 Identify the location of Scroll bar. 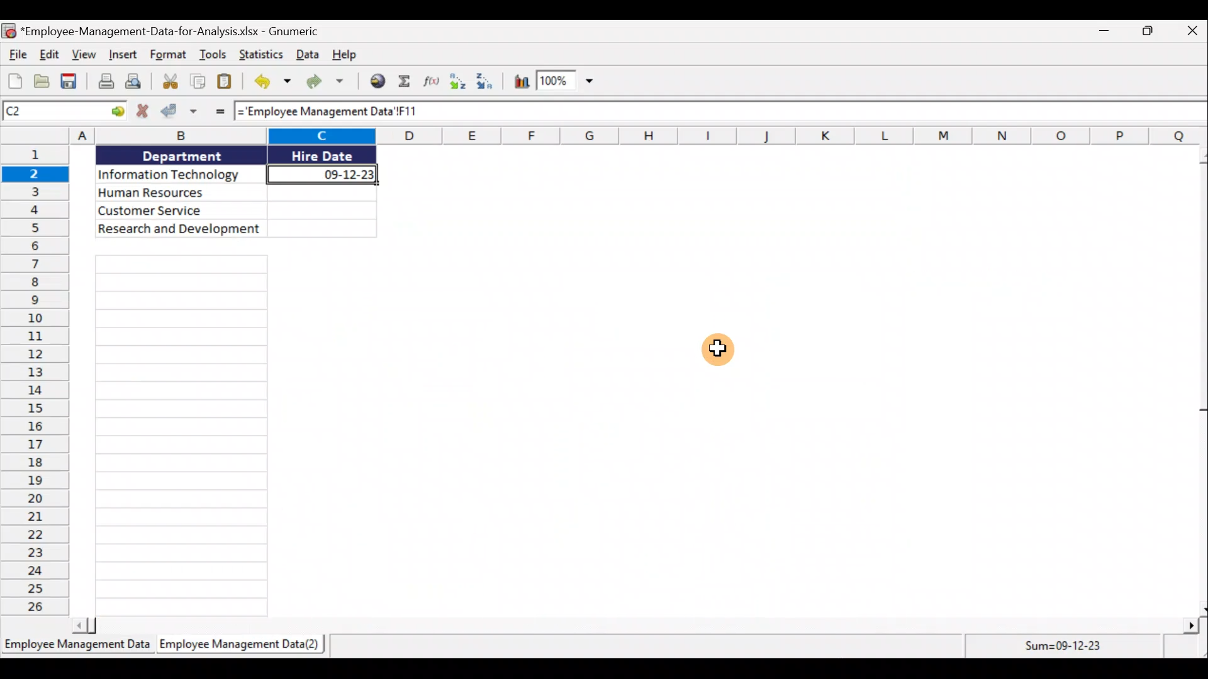
(633, 626).